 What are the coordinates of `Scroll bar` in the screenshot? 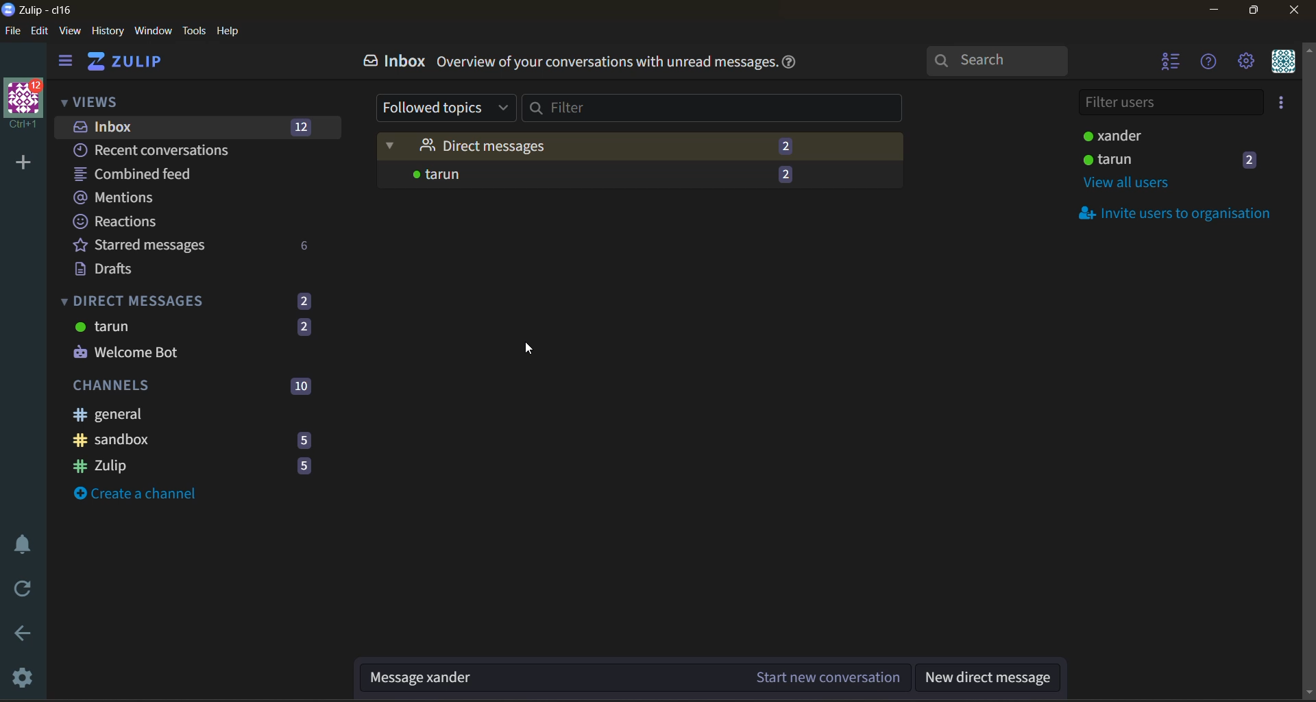 It's located at (1308, 370).